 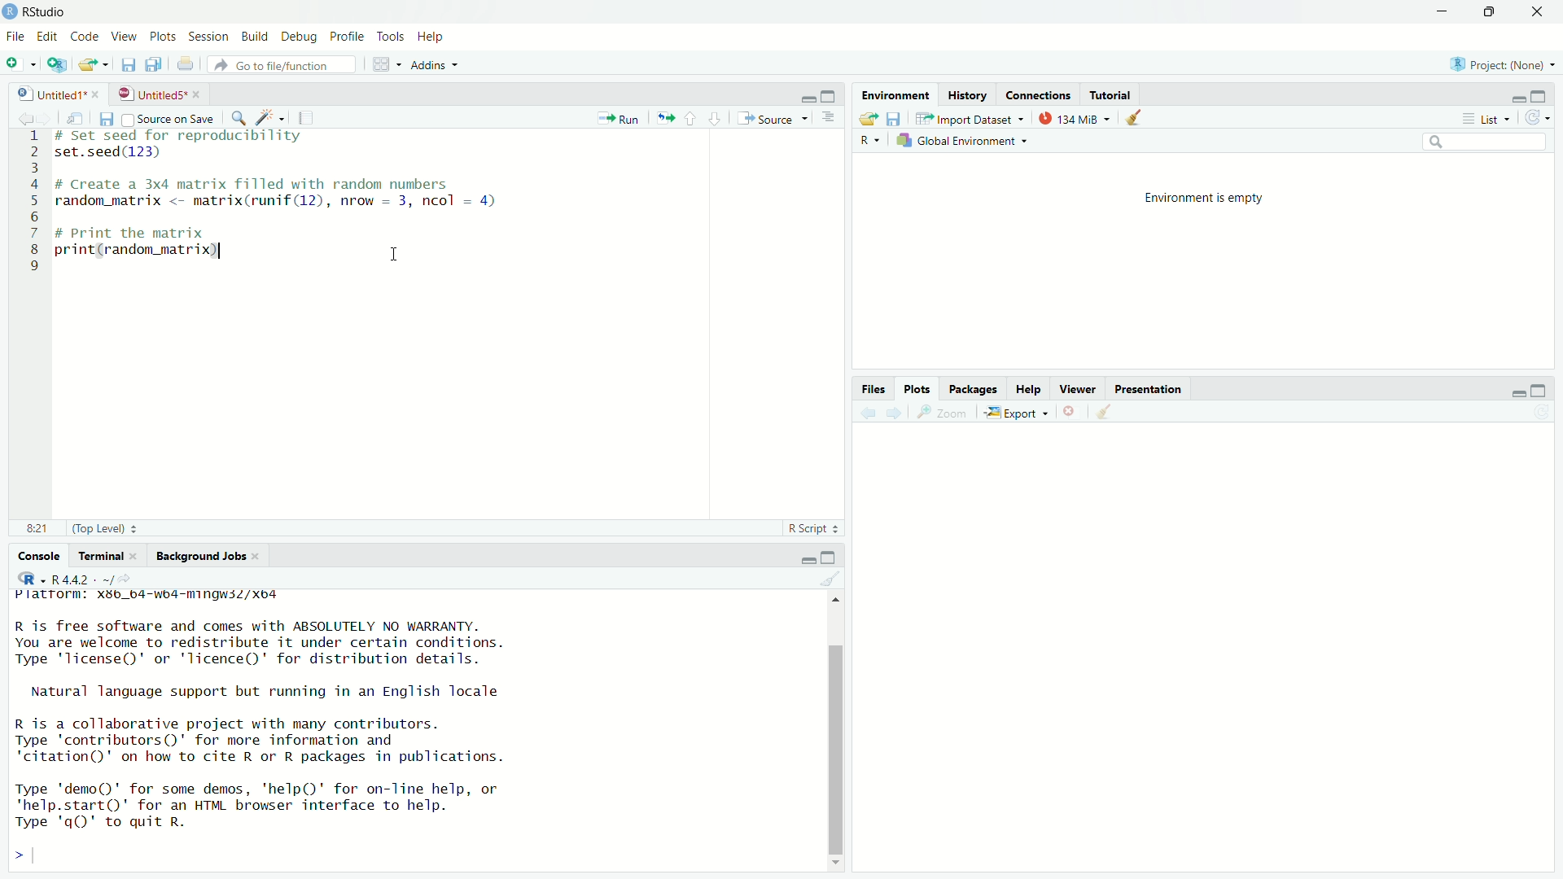 I want to click on grid, so click(x=384, y=65).